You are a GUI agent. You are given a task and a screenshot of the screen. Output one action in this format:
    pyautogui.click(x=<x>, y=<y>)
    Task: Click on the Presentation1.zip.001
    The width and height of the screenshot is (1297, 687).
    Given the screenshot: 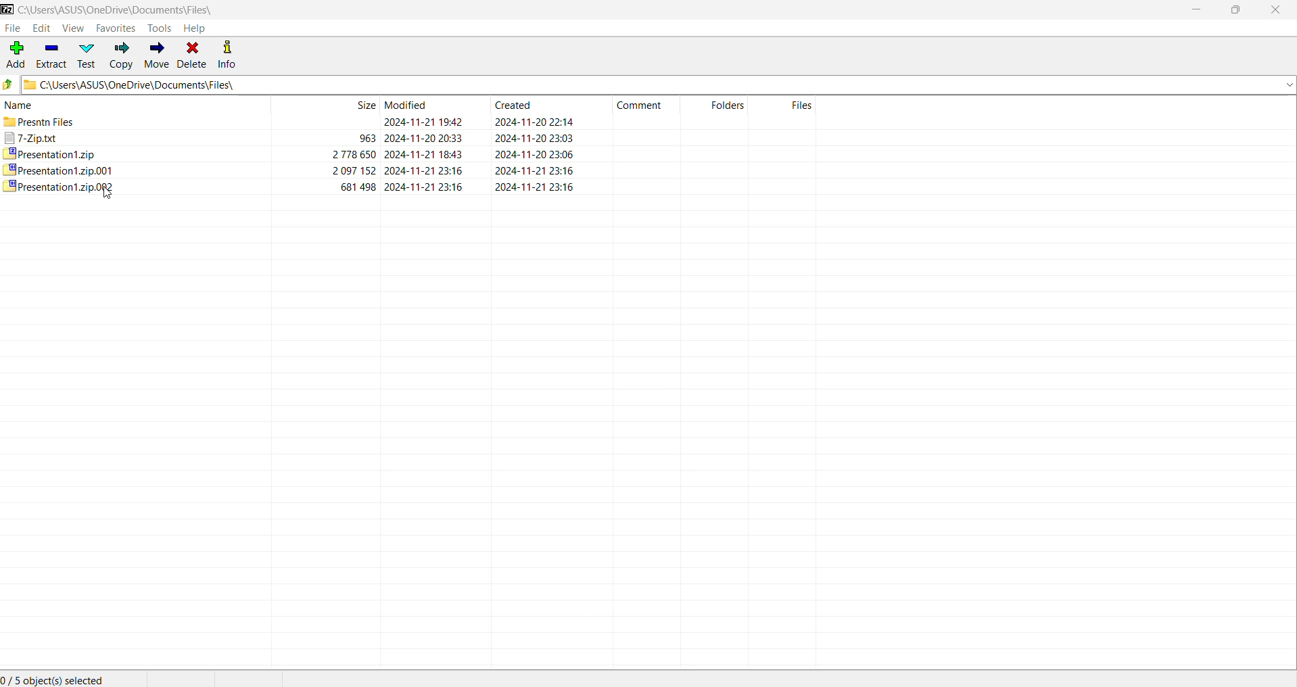 What is the action you would take?
    pyautogui.click(x=62, y=171)
    